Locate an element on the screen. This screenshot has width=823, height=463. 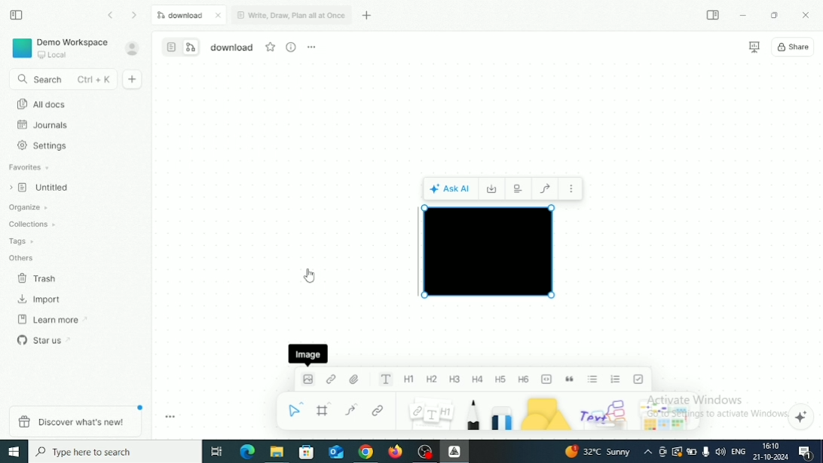
Select is located at coordinates (294, 409).